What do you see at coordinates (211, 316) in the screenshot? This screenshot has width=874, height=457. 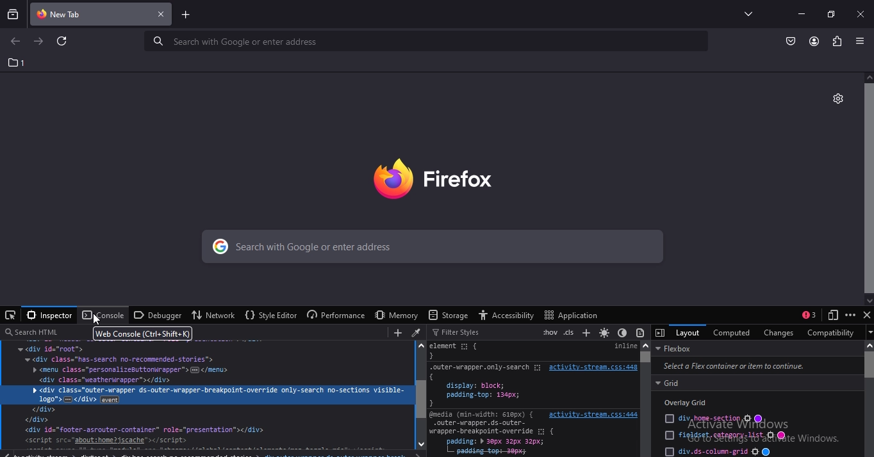 I see `network` at bounding box center [211, 316].